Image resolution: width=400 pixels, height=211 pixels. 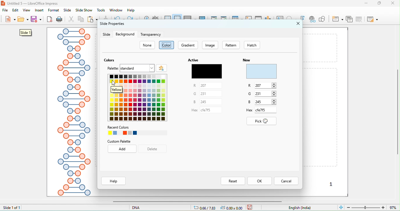 I want to click on display grid, so click(x=168, y=19).